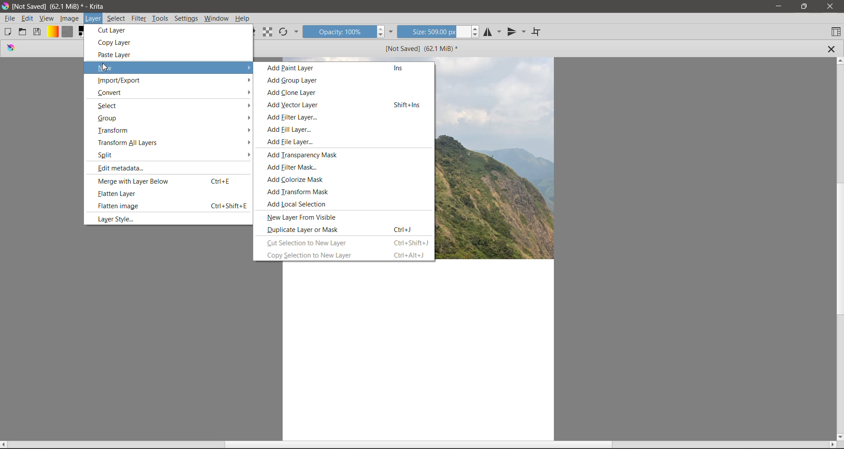 This screenshot has width=844, height=449. Describe the element at coordinates (106, 67) in the screenshot. I see `cursor` at that location.